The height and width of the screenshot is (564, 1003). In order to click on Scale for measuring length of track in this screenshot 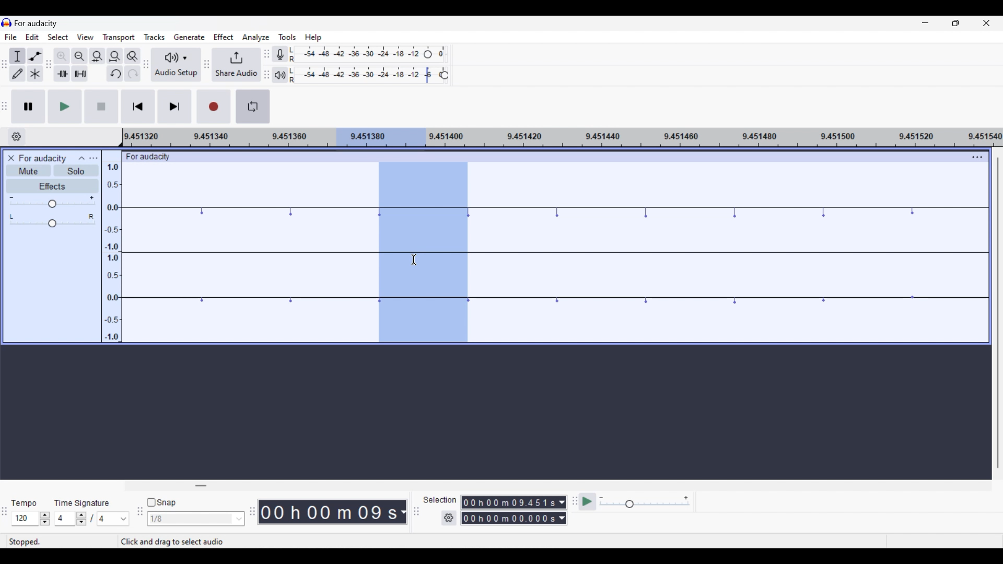, I will do `click(563, 137)`.